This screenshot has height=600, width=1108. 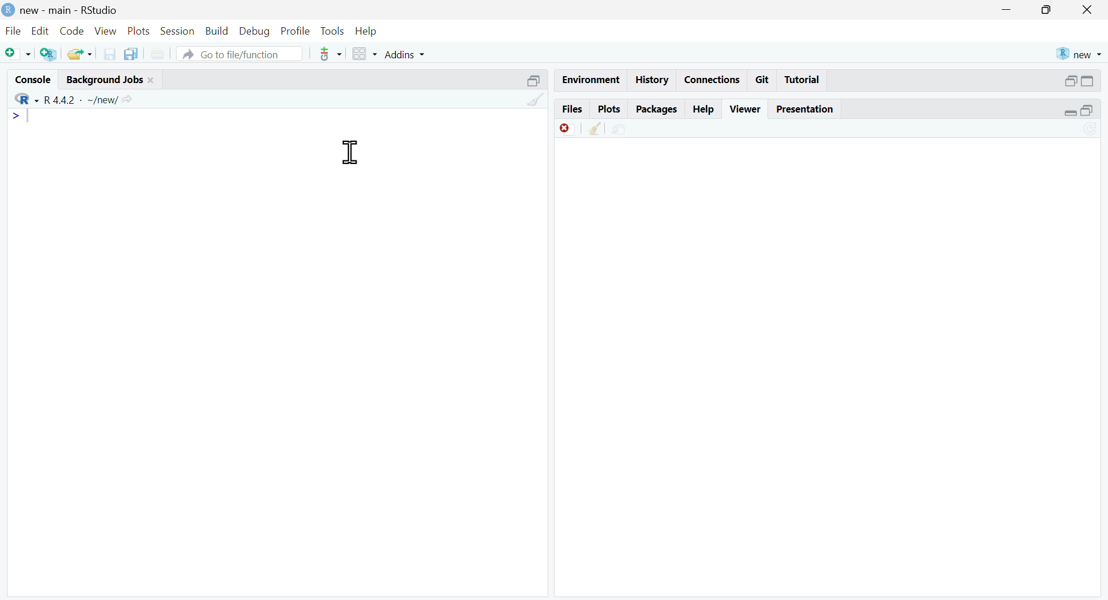 I want to click on print, so click(x=159, y=53).